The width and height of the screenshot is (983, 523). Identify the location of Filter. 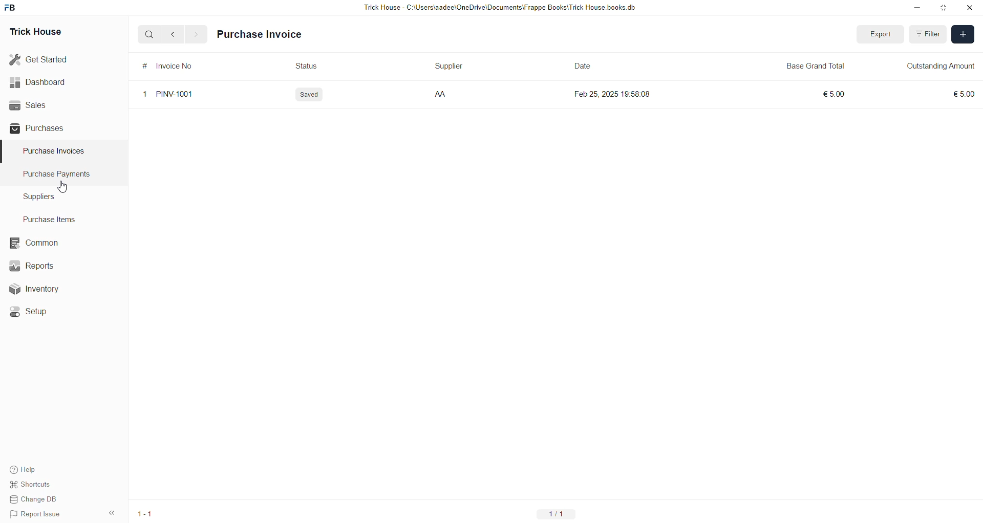
(927, 34).